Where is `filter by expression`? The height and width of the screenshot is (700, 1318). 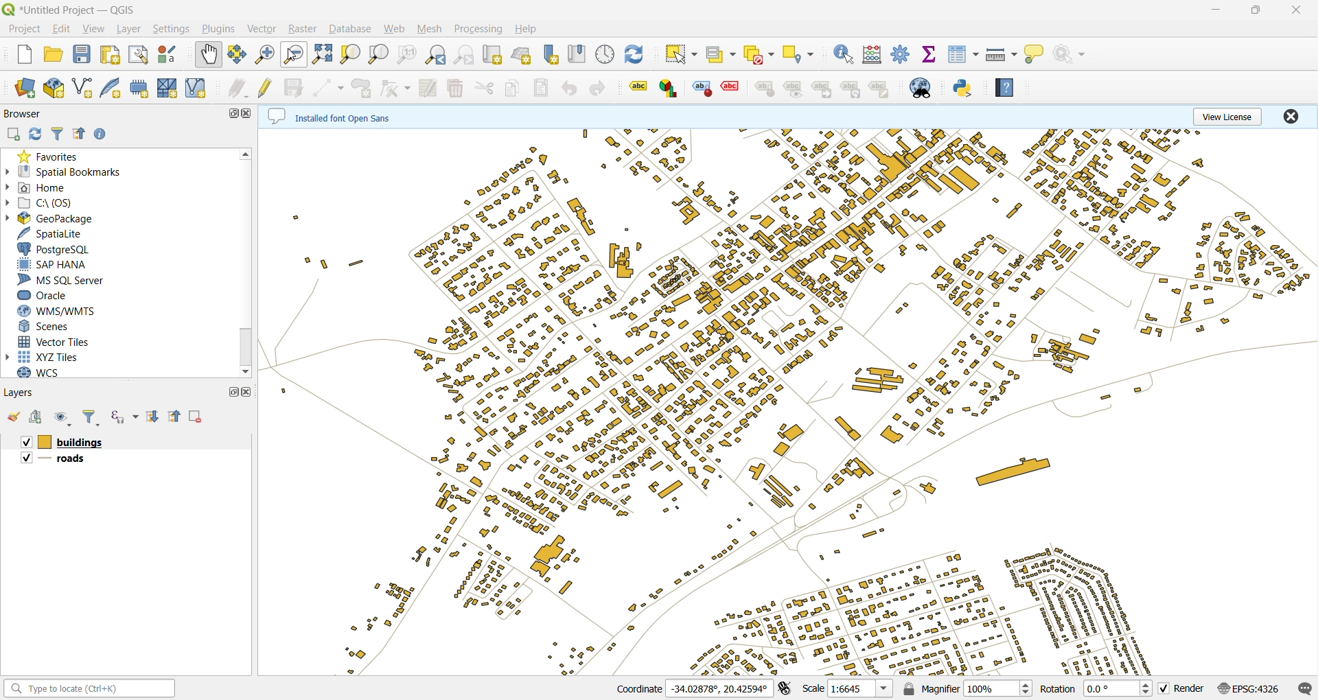 filter by expression is located at coordinates (119, 417).